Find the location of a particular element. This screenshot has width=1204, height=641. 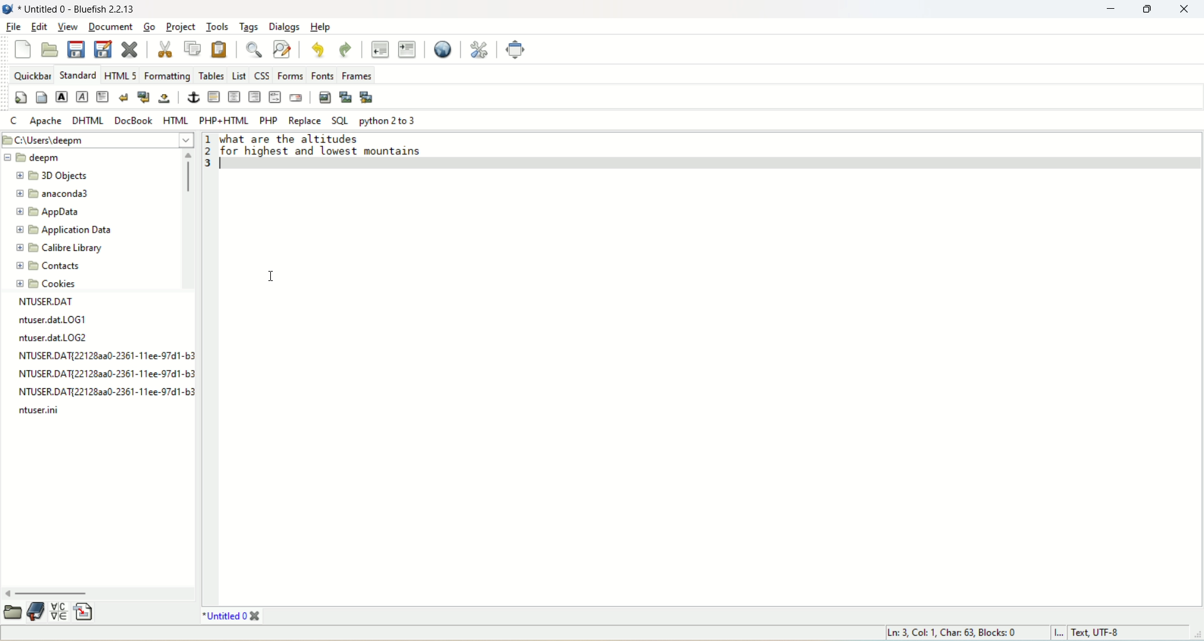

tags is located at coordinates (251, 27).